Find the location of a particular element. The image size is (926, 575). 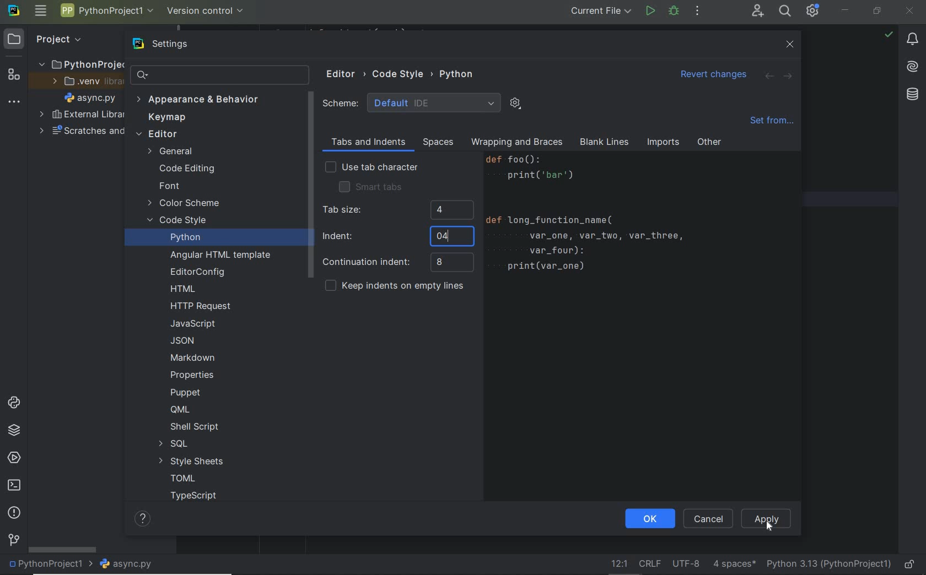

Editor is located at coordinates (346, 74).